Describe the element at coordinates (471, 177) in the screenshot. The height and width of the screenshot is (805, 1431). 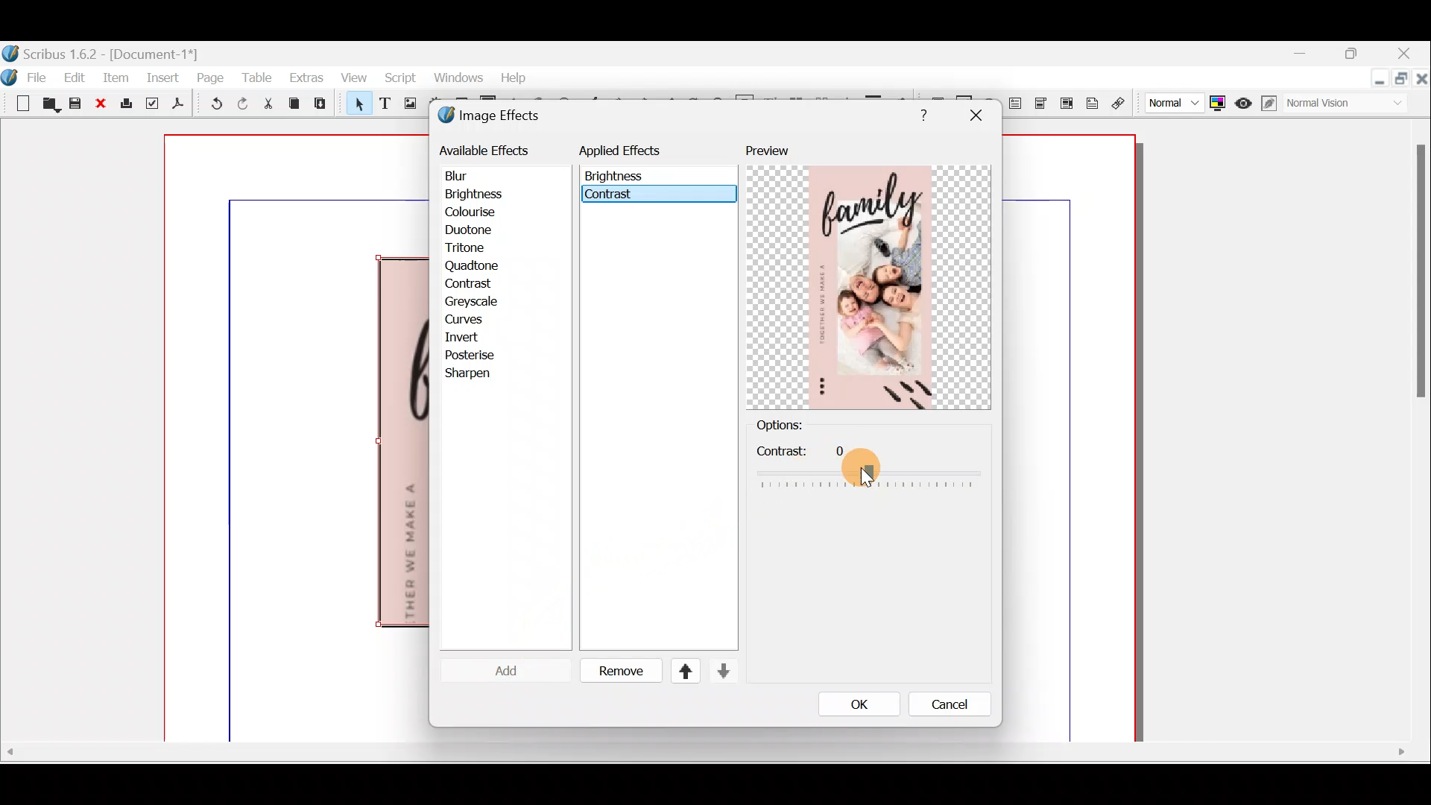
I see `Blur` at that location.